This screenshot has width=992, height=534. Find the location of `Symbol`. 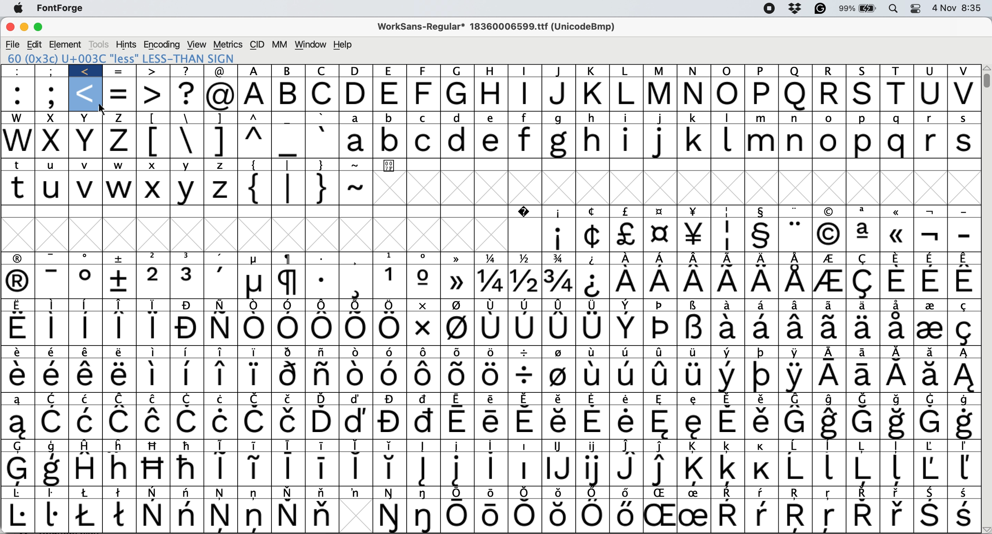

Symbol is located at coordinates (458, 469).